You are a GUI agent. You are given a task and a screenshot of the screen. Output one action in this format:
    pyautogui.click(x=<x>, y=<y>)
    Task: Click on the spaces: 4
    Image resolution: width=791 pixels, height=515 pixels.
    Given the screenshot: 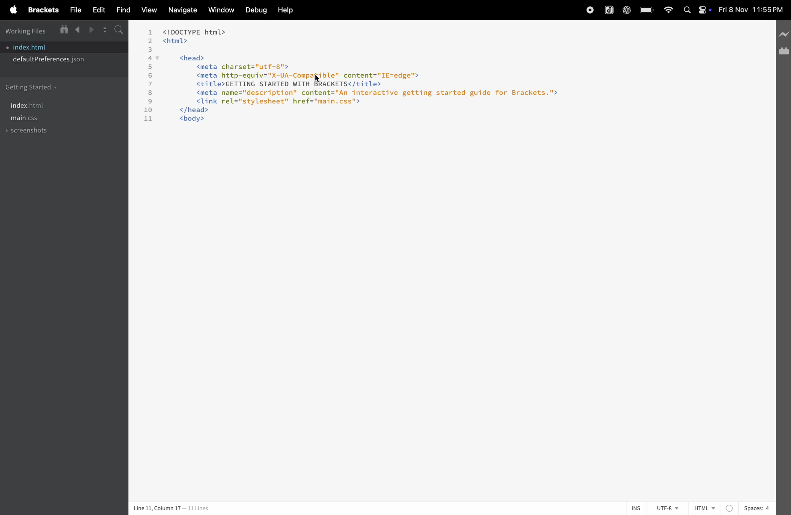 What is the action you would take?
    pyautogui.click(x=749, y=507)
    